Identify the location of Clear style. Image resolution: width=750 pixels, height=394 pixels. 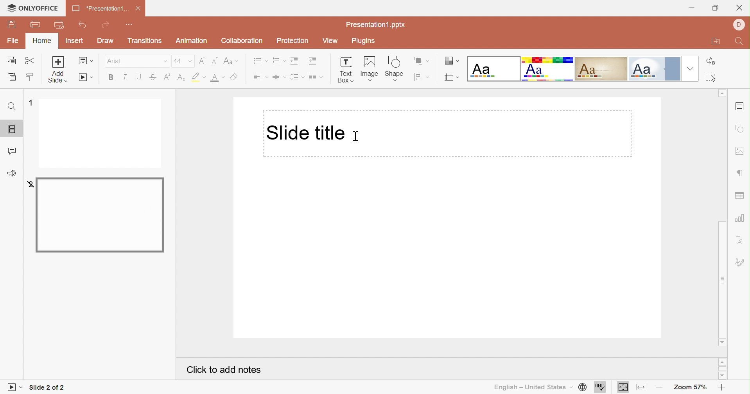
(235, 77).